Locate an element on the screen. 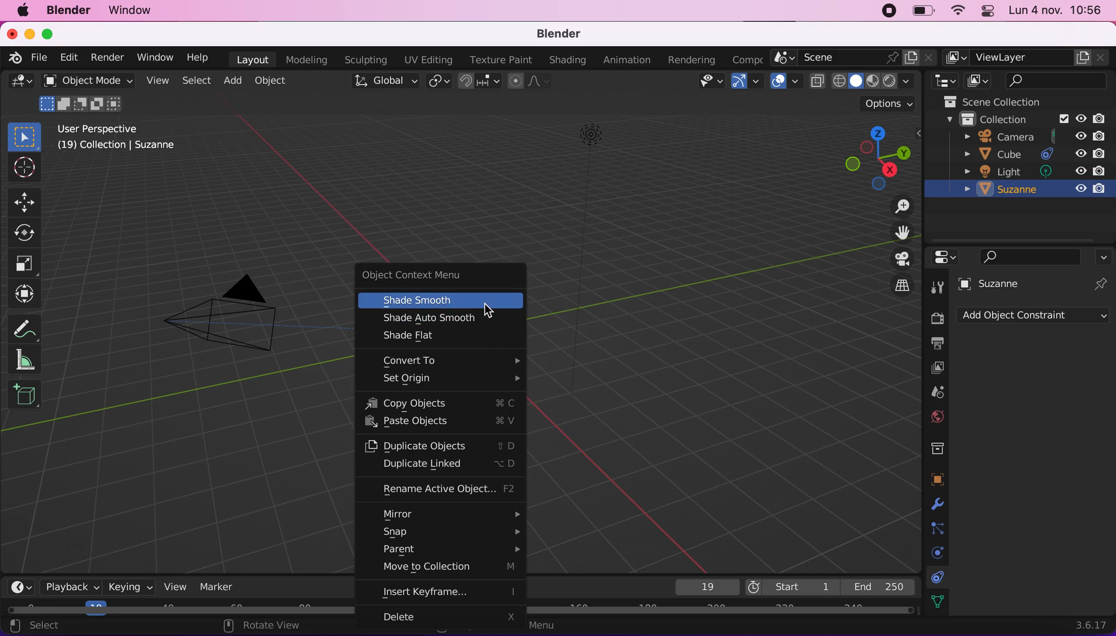 The width and height of the screenshot is (1116, 636). annotate is located at coordinates (24, 328).